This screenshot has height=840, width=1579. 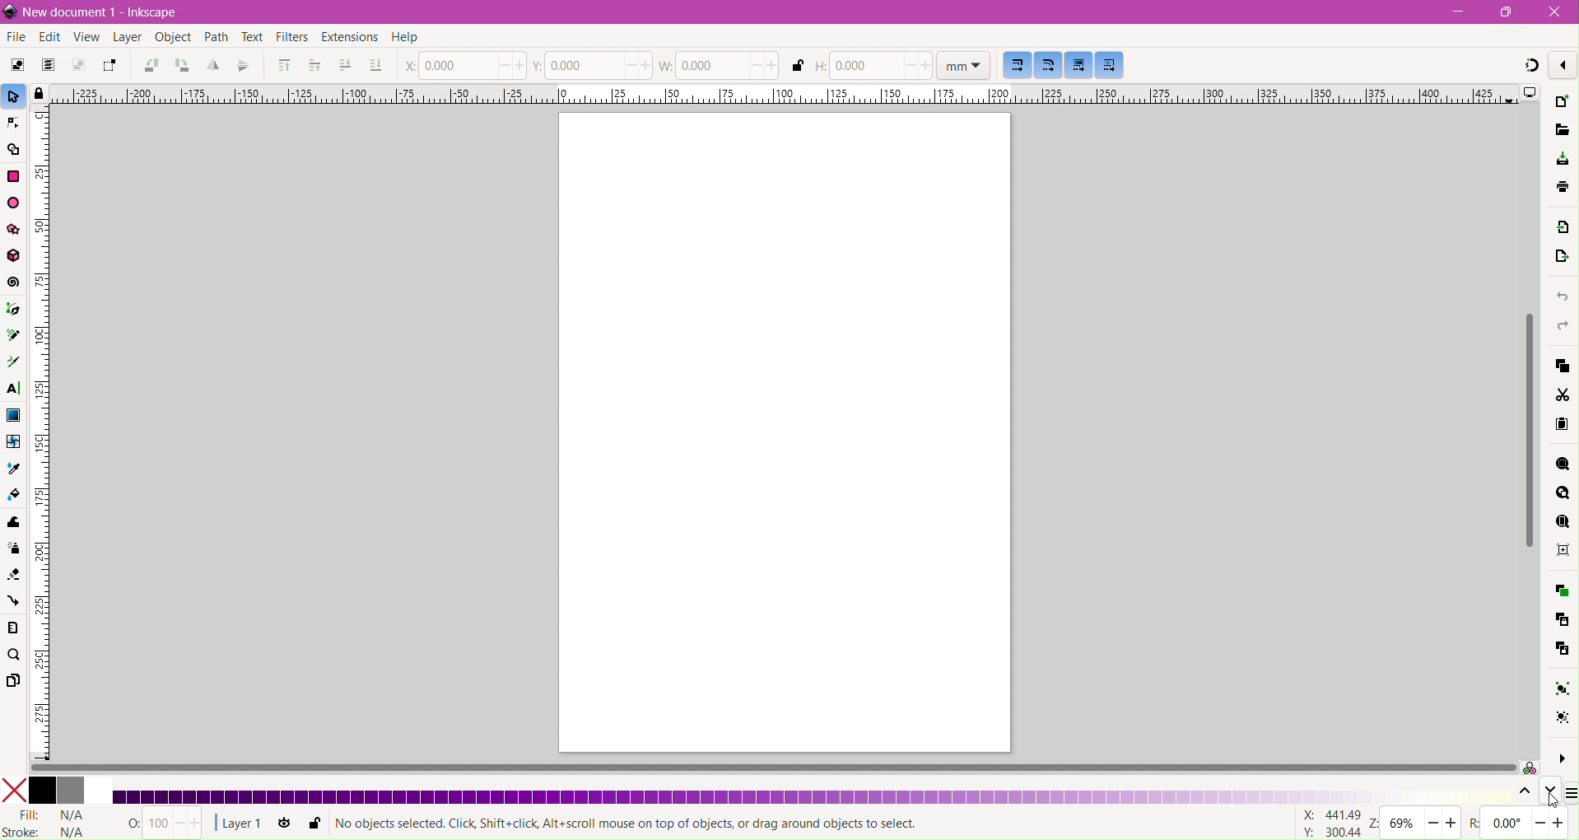 I want to click on When locked, change both width and height by the same proportion , so click(x=798, y=67).